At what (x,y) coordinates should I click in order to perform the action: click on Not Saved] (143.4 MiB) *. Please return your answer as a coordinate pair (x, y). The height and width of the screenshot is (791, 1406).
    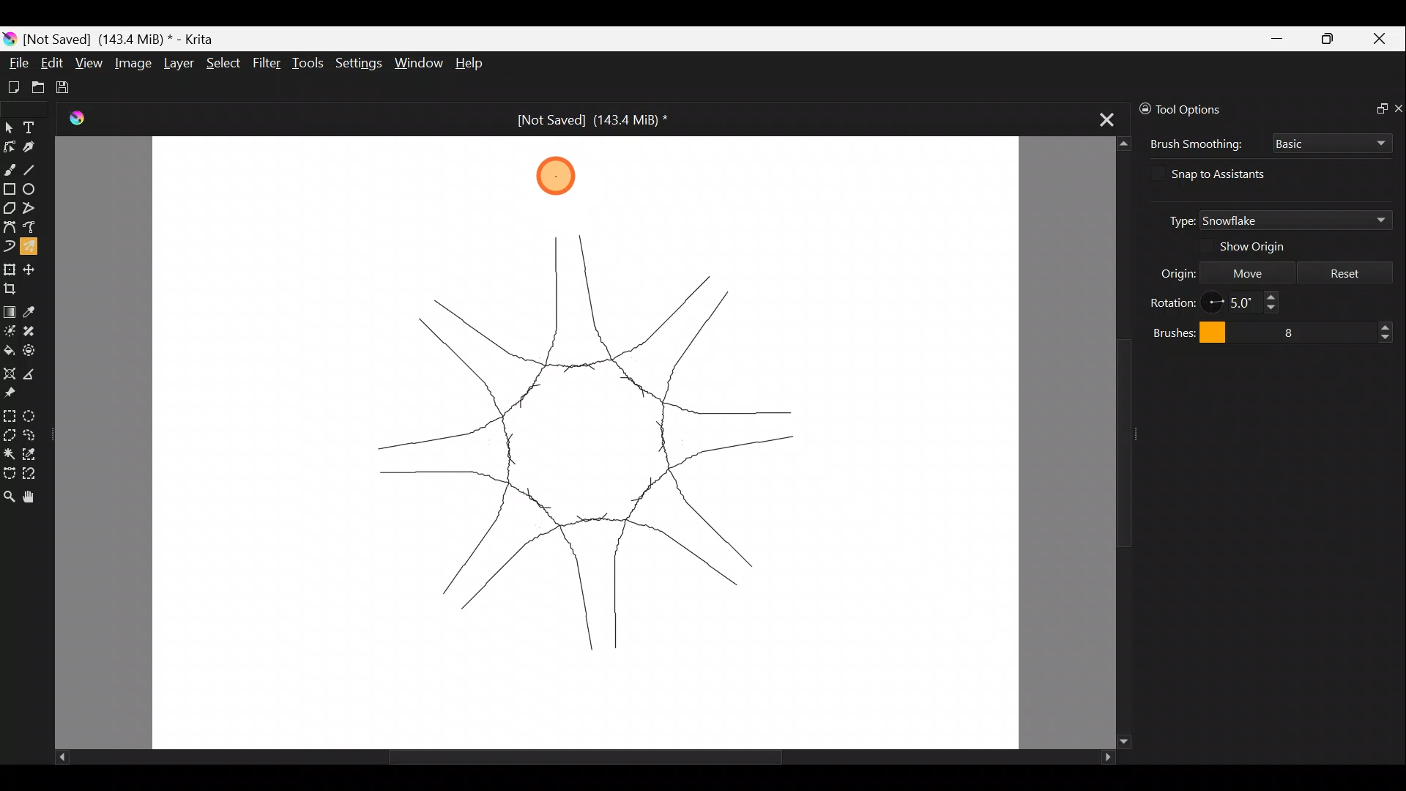
    Looking at the image, I should click on (580, 120).